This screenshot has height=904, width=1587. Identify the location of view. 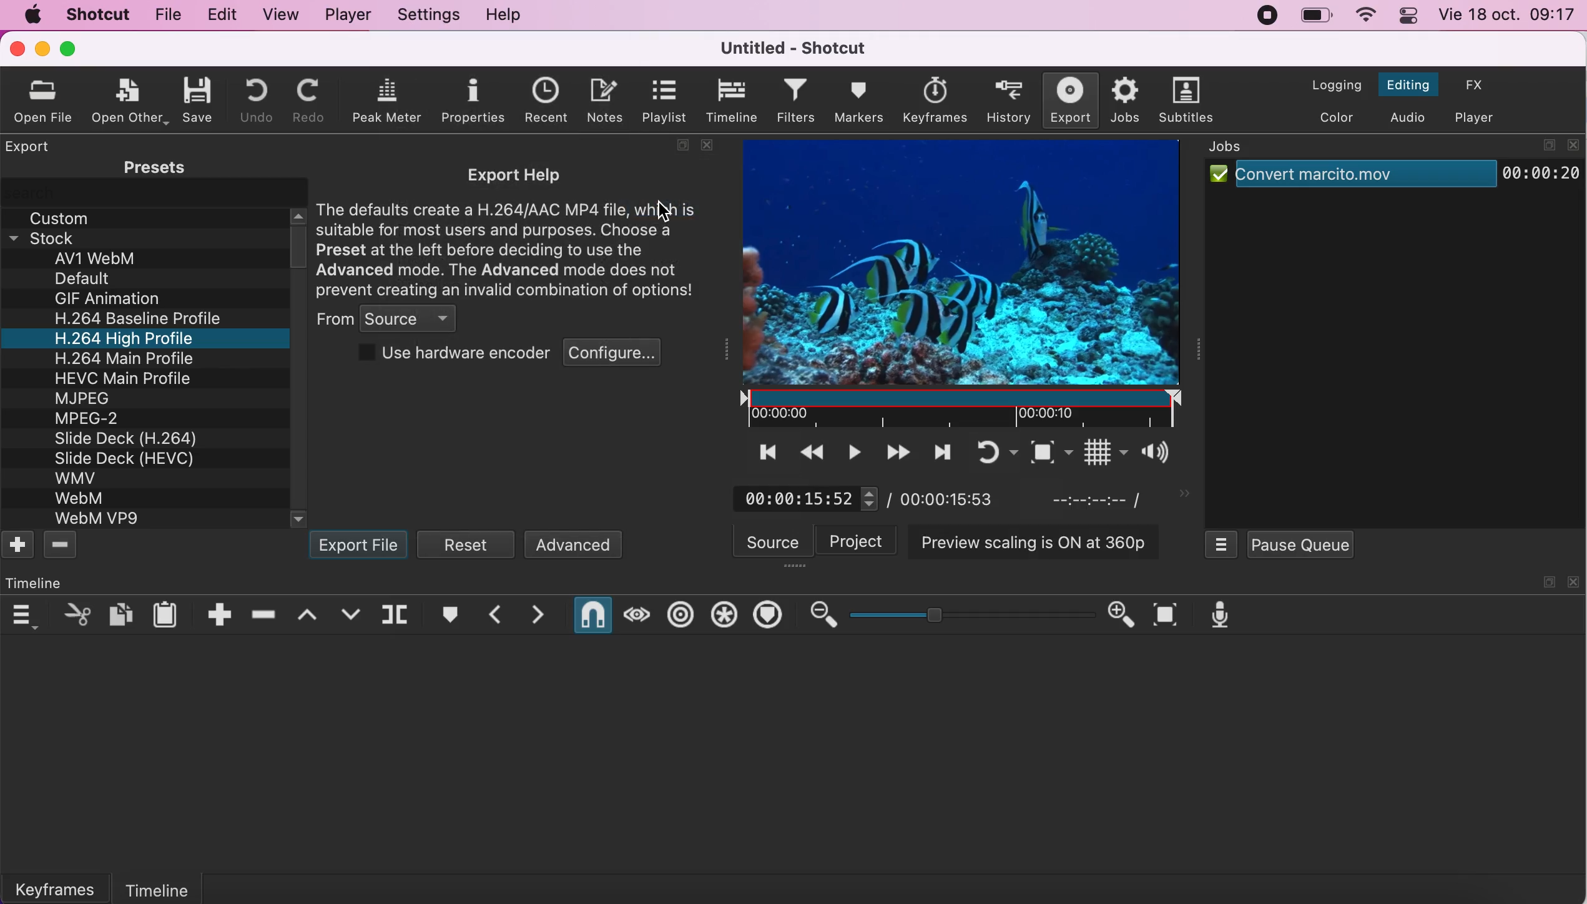
(278, 14).